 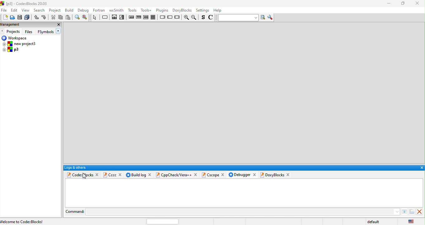 I want to click on settings, so click(x=203, y=11).